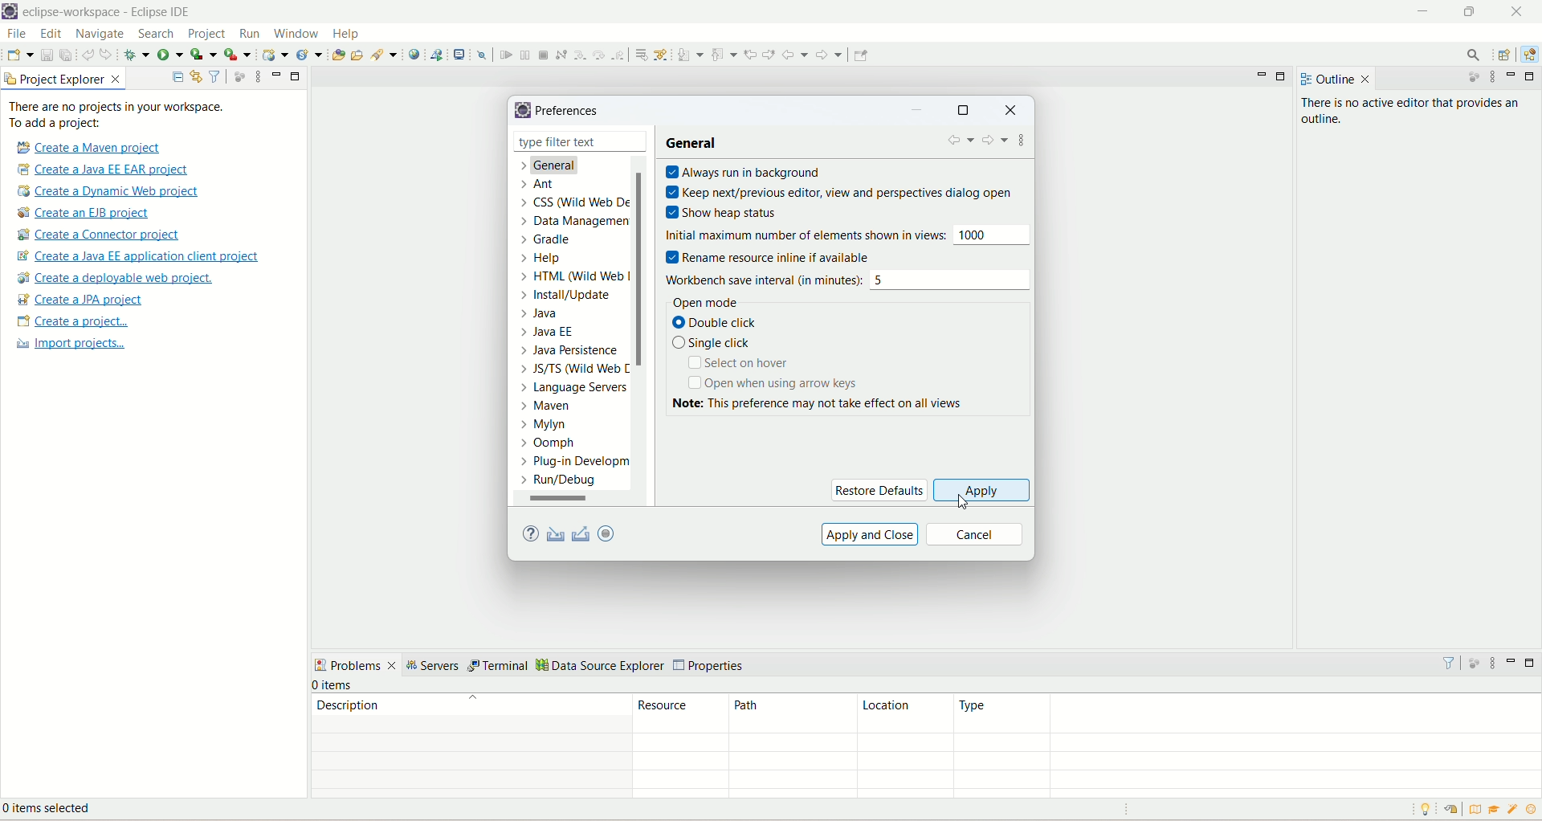 This screenshot has height=821, width=1542. Describe the element at coordinates (982, 489) in the screenshot. I see `apply` at that location.